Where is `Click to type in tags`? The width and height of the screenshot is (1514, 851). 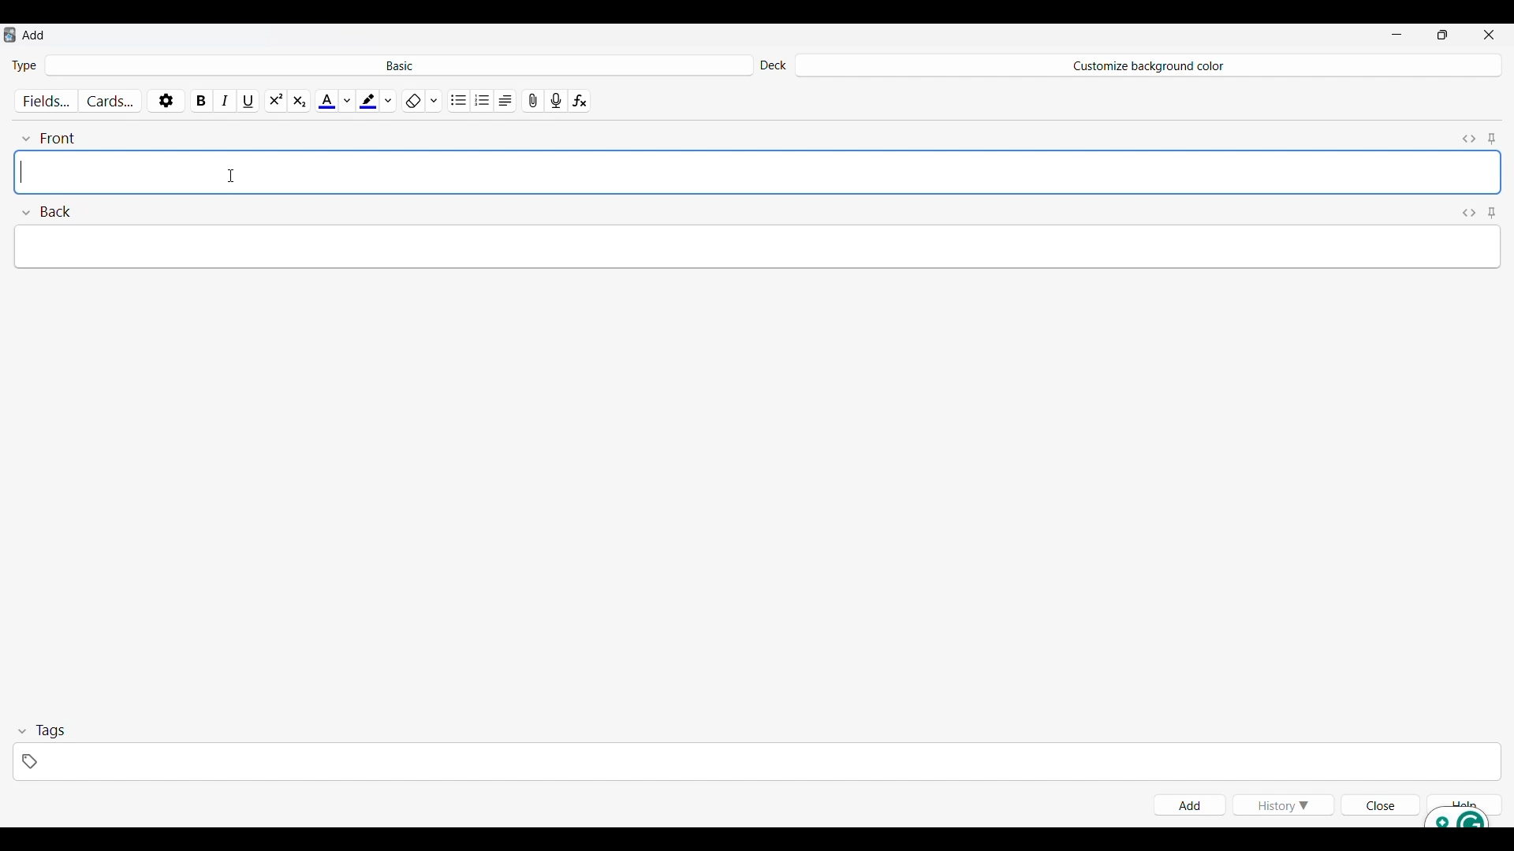 Click to type in tags is located at coordinates (756, 762).